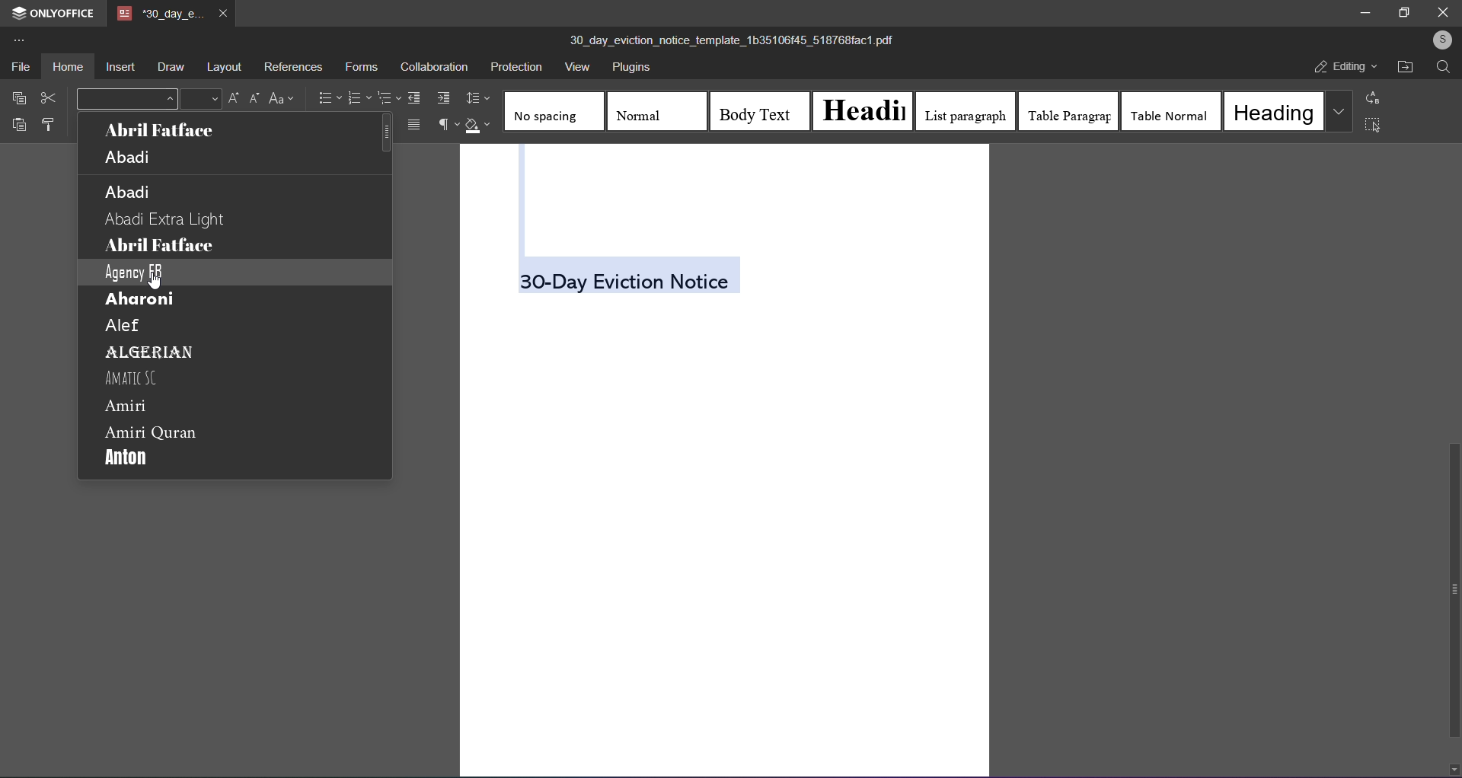  I want to click on abadi extra light, so click(166, 220).